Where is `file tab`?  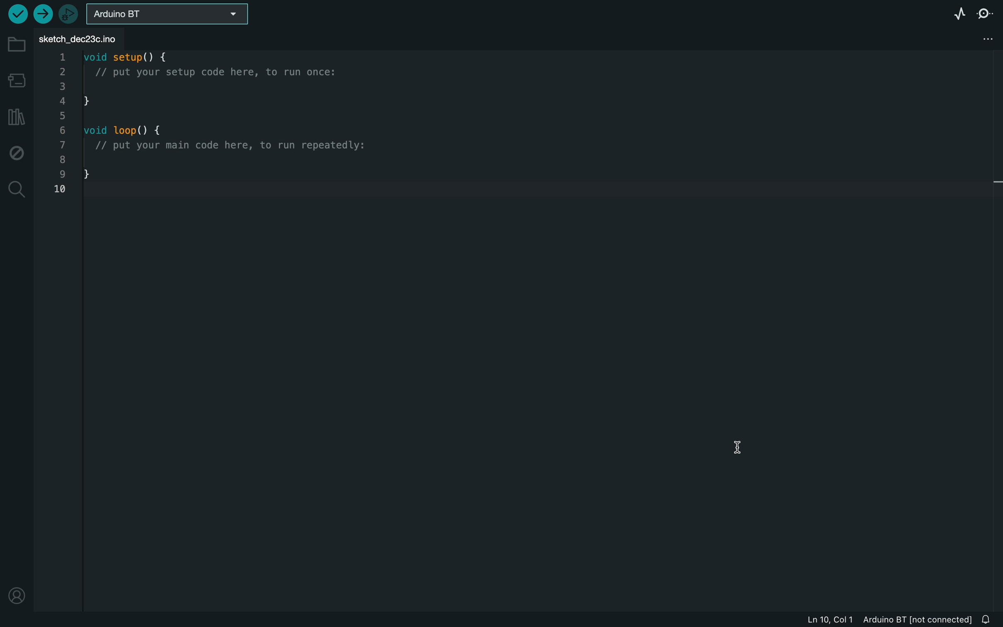 file tab is located at coordinates (85, 39).